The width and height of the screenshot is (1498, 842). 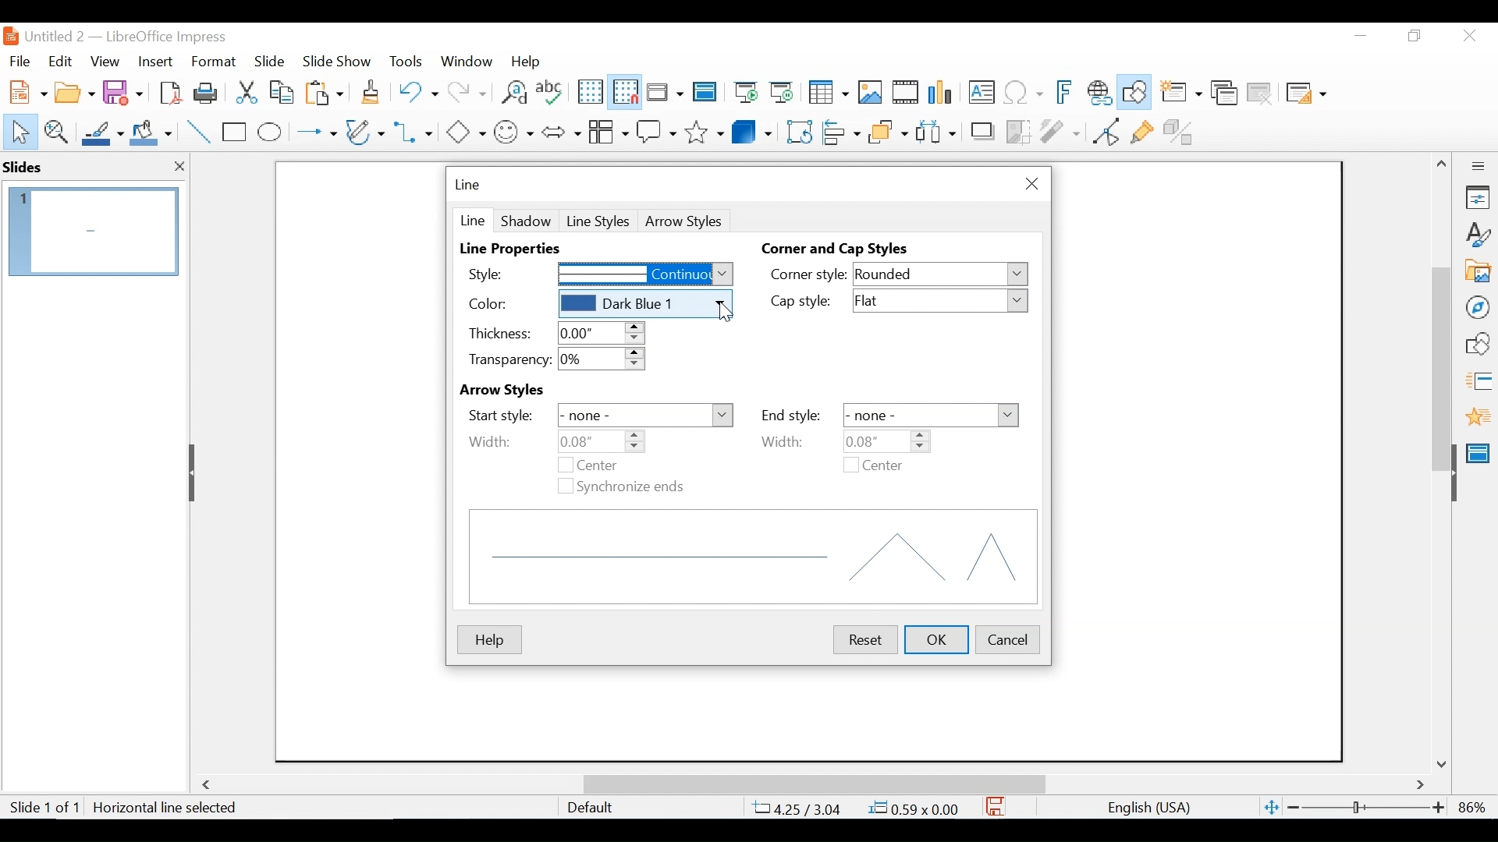 What do you see at coordinates (507, 304) in the screenshot?
I see `Color` at bounding box center [507, 304].